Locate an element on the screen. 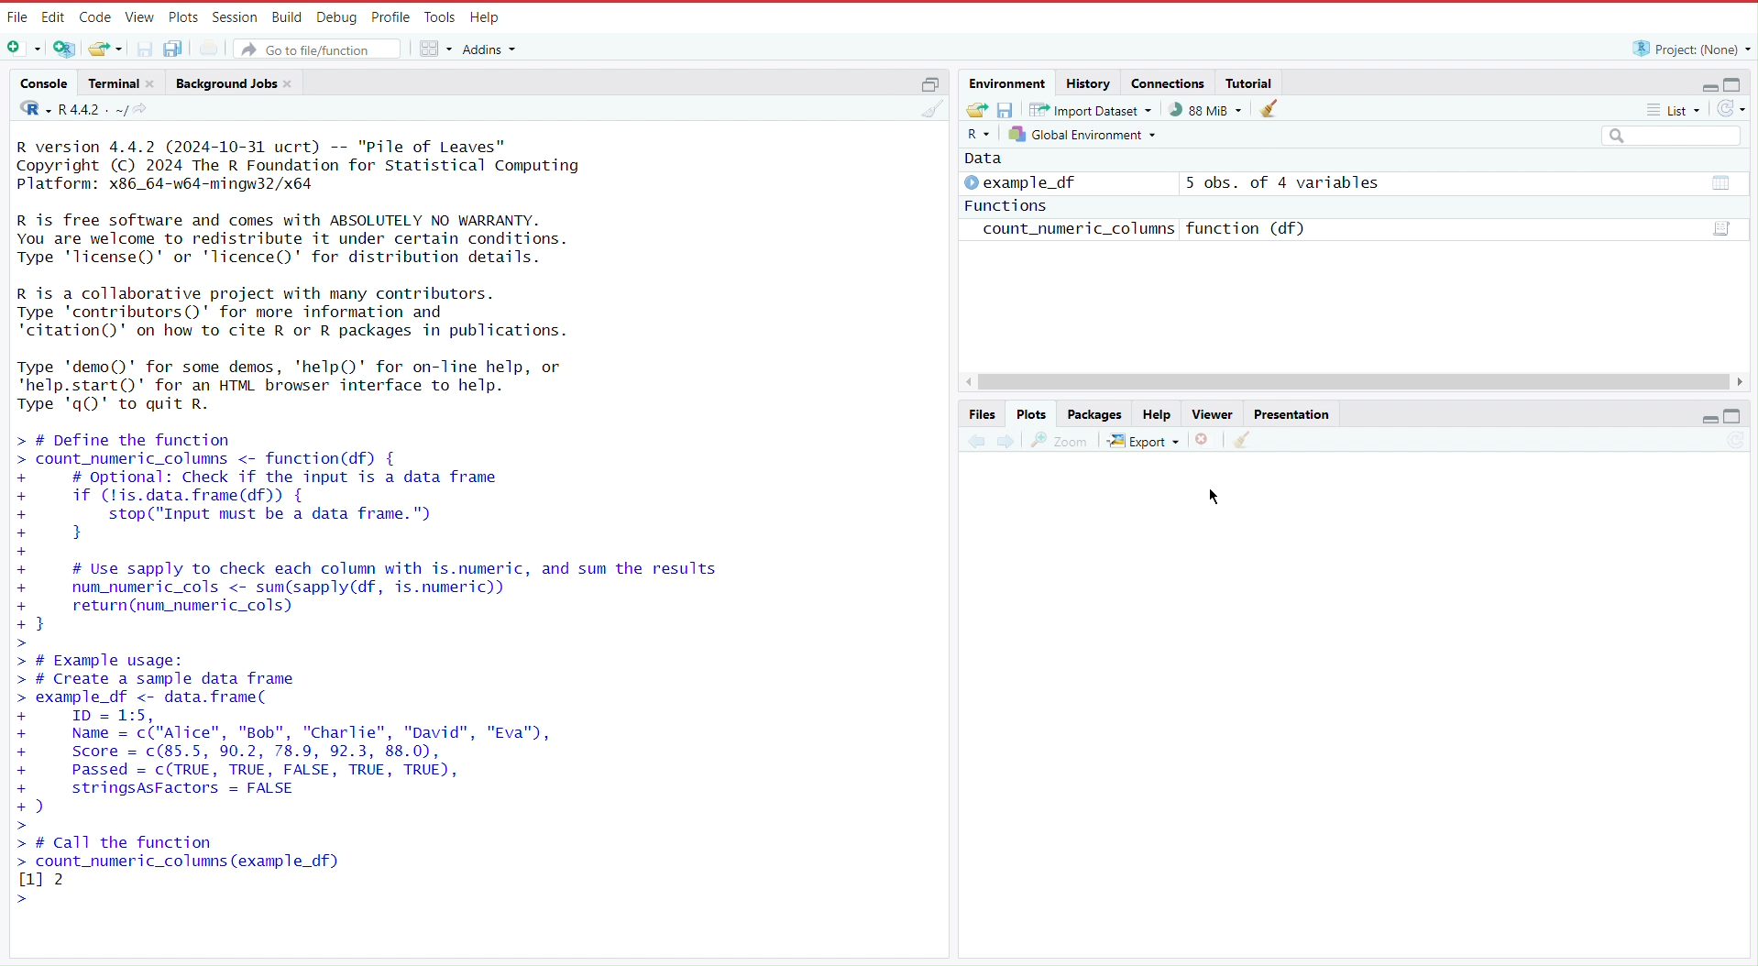 The image size is (1758, 966). Help is located at coordinates (485, 18).